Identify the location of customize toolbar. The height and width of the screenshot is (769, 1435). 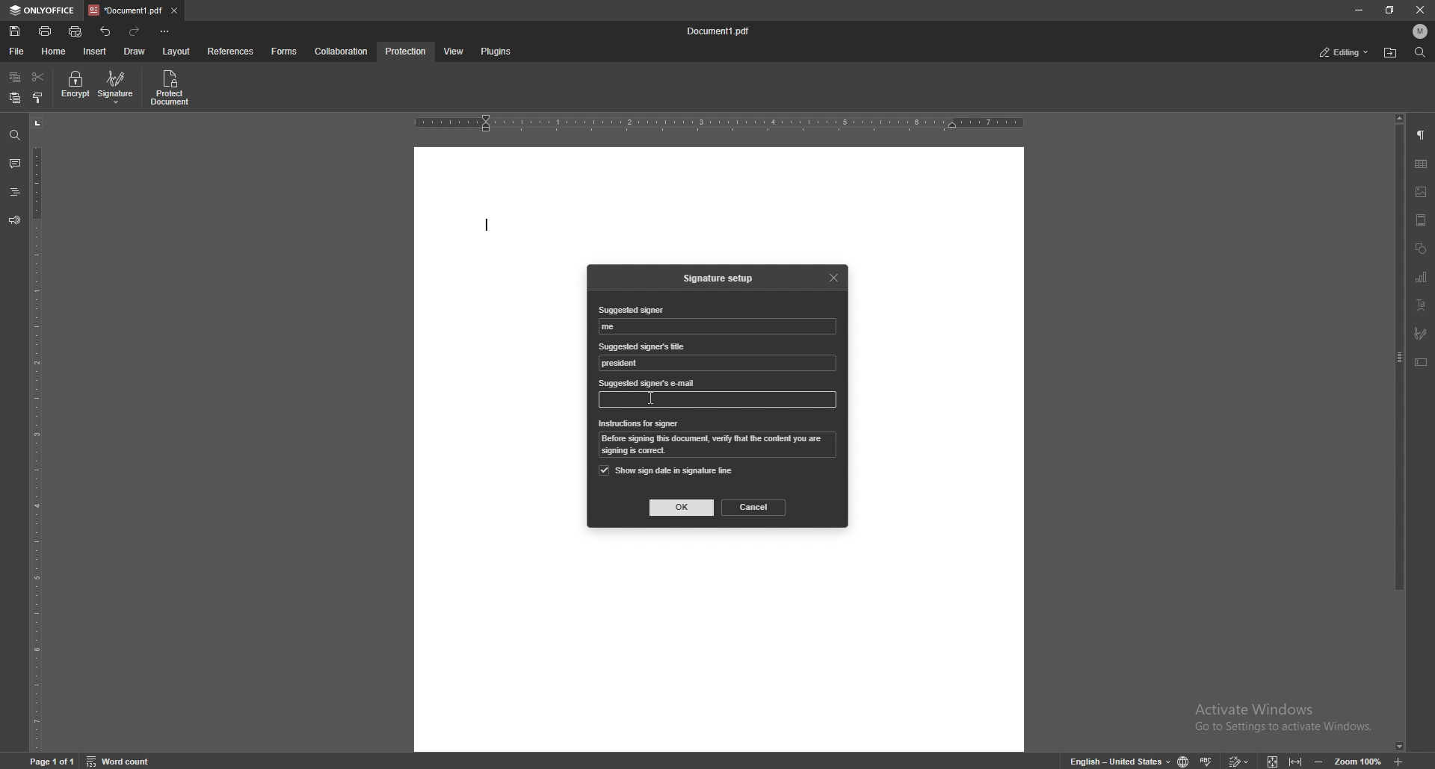
(164, 31).